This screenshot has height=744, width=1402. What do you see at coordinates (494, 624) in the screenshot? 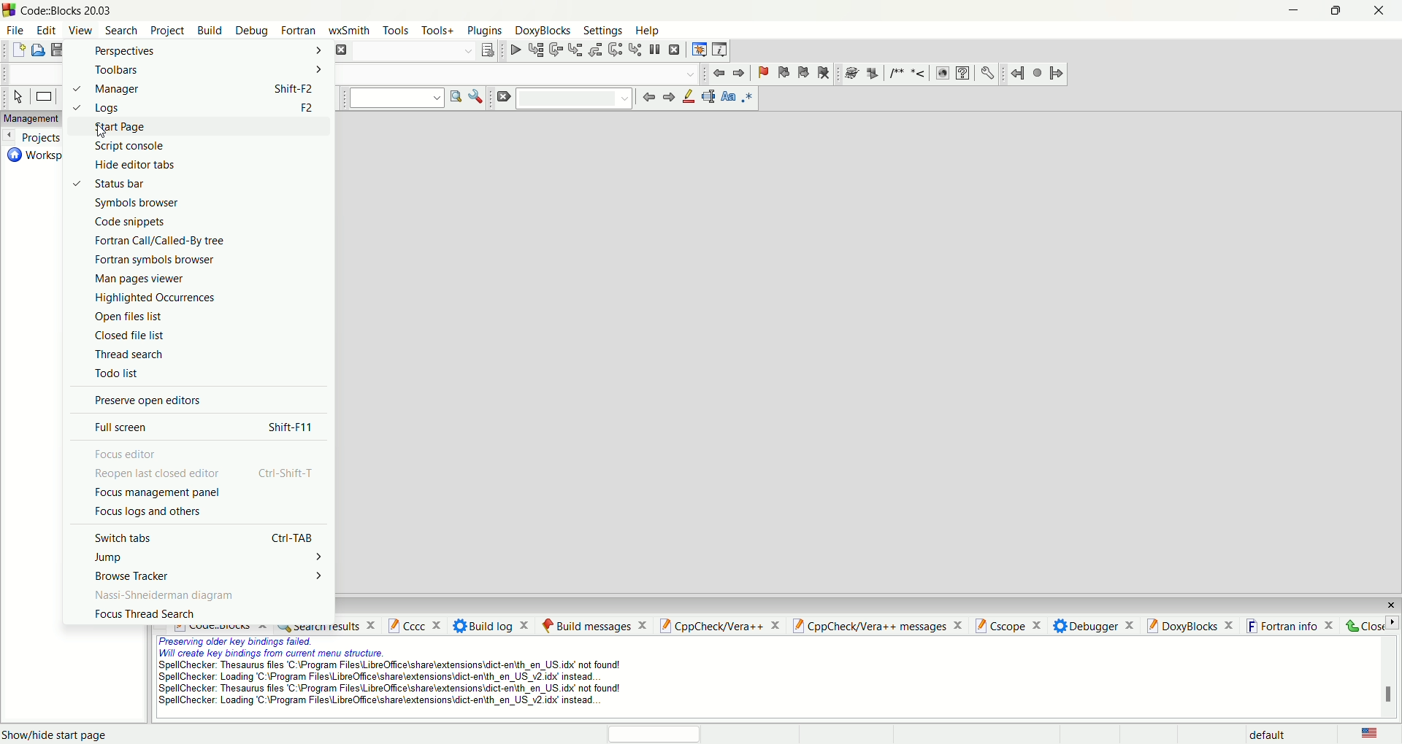
I see `build log` at bounding box center [494, 624].